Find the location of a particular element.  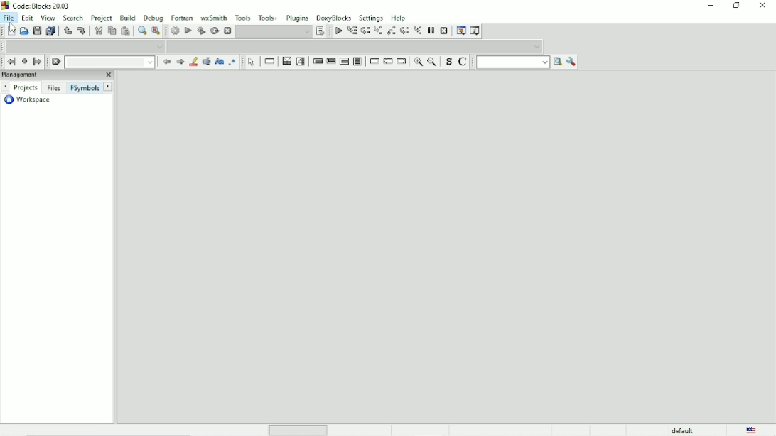

Jump back is located at coordinates (10, 61).